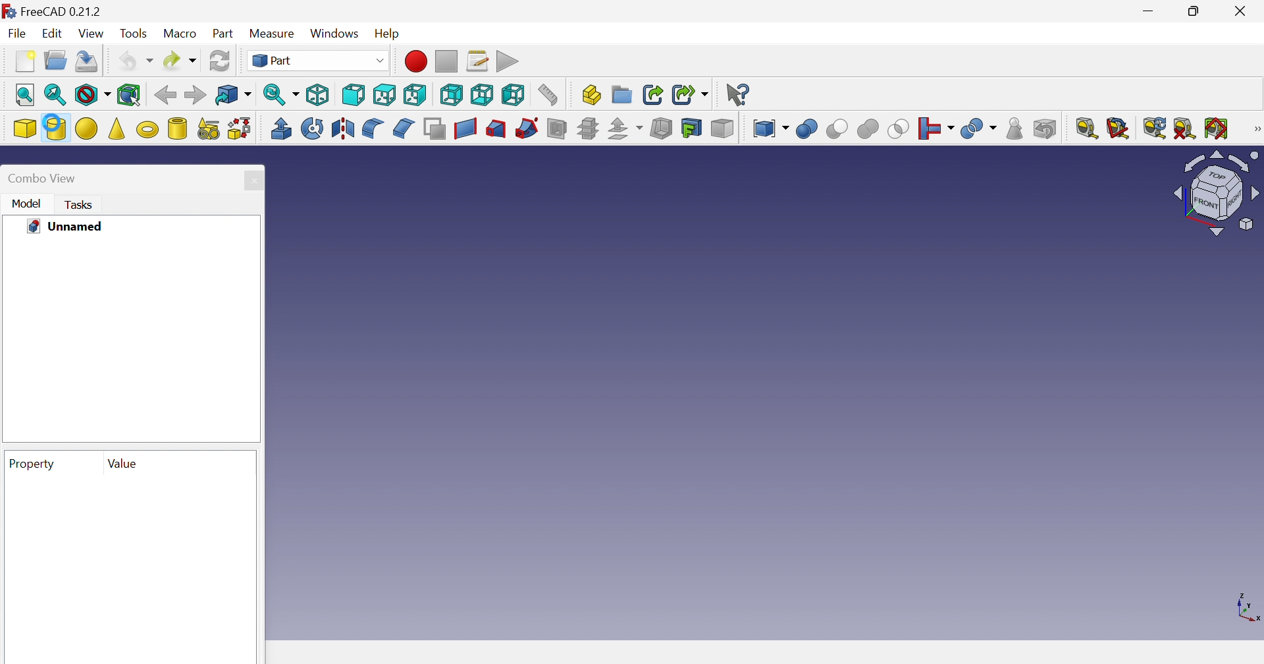 This screenshot has width=1264, height=664. What do you see at coordinates (497, 130) in the screenshot?
I see `Sweep` at bounding box center [497, 130].